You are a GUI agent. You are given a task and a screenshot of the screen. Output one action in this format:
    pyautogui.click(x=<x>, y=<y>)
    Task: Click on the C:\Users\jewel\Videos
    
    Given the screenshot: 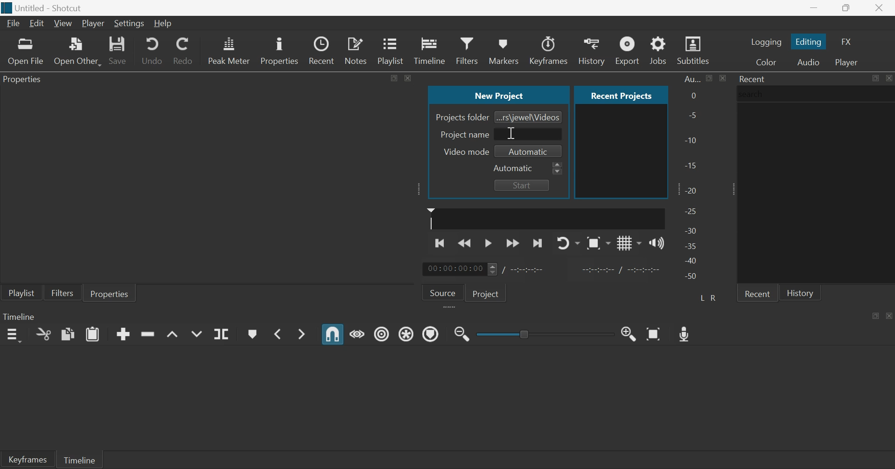 What is the action you would take?
    pyautogui.click(x=529, y=117)
    